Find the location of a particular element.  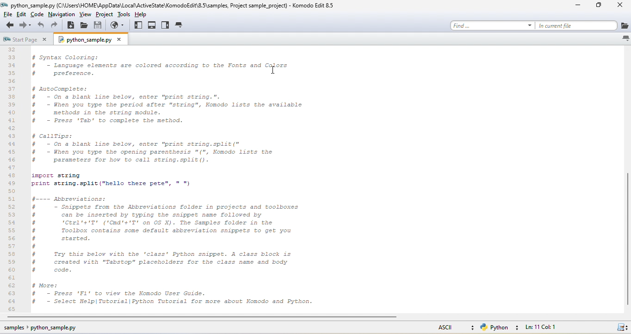

redo is located at coordinates (56, 26).